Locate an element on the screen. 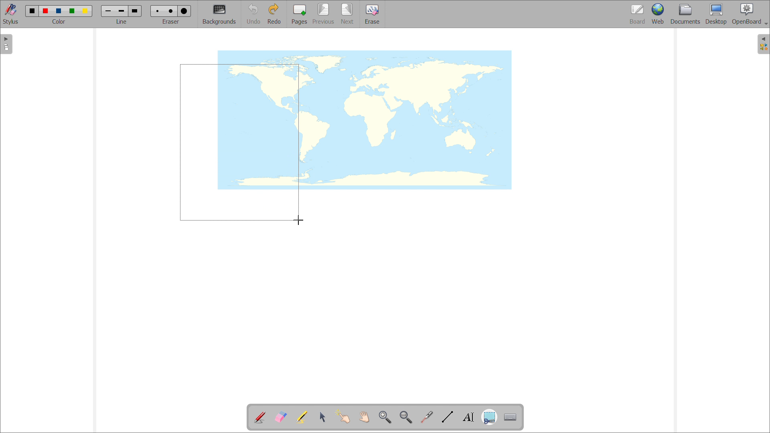  open pages view is located at coordinates (6, 44).